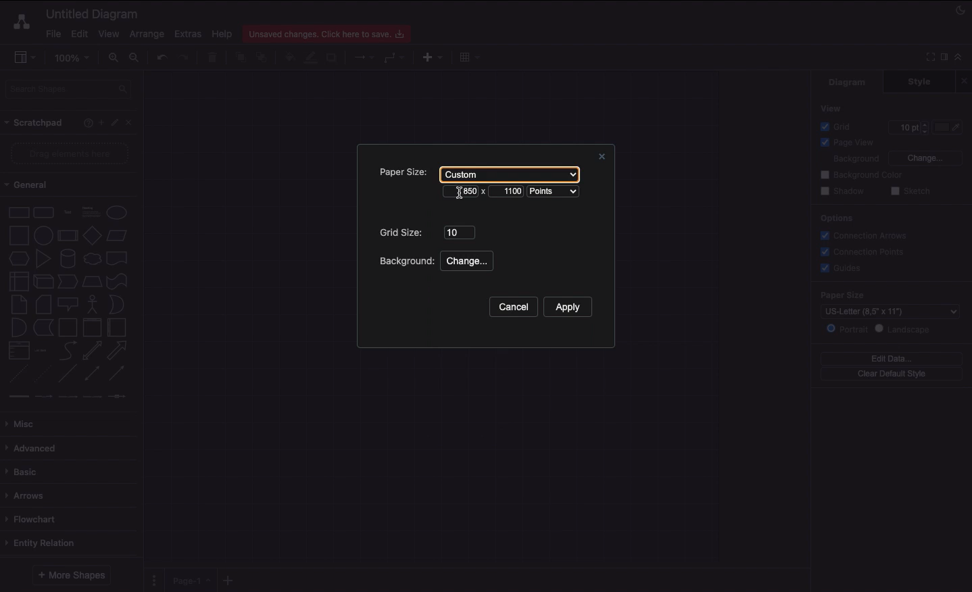 The image size is (972, 592). I want to click on Note, so click(18, 305).